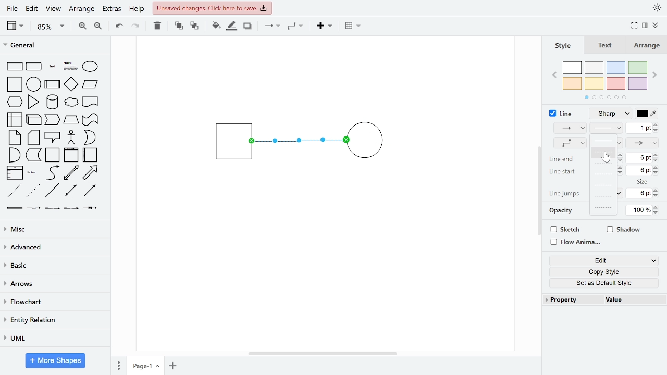  Describe the element at coordinates (145, 365) in the screenshot. I see `current page` at that location.